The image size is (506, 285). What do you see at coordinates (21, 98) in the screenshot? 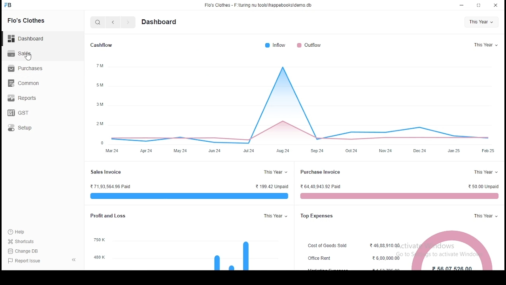
I see `reports` at bounding box center [21, 98].